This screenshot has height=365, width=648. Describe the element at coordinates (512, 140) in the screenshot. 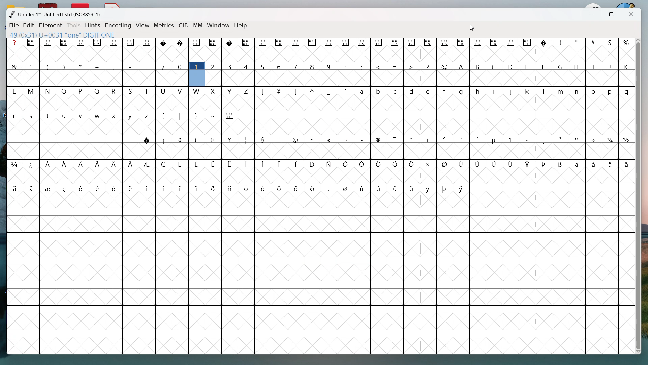

I see `symbol` at that location.